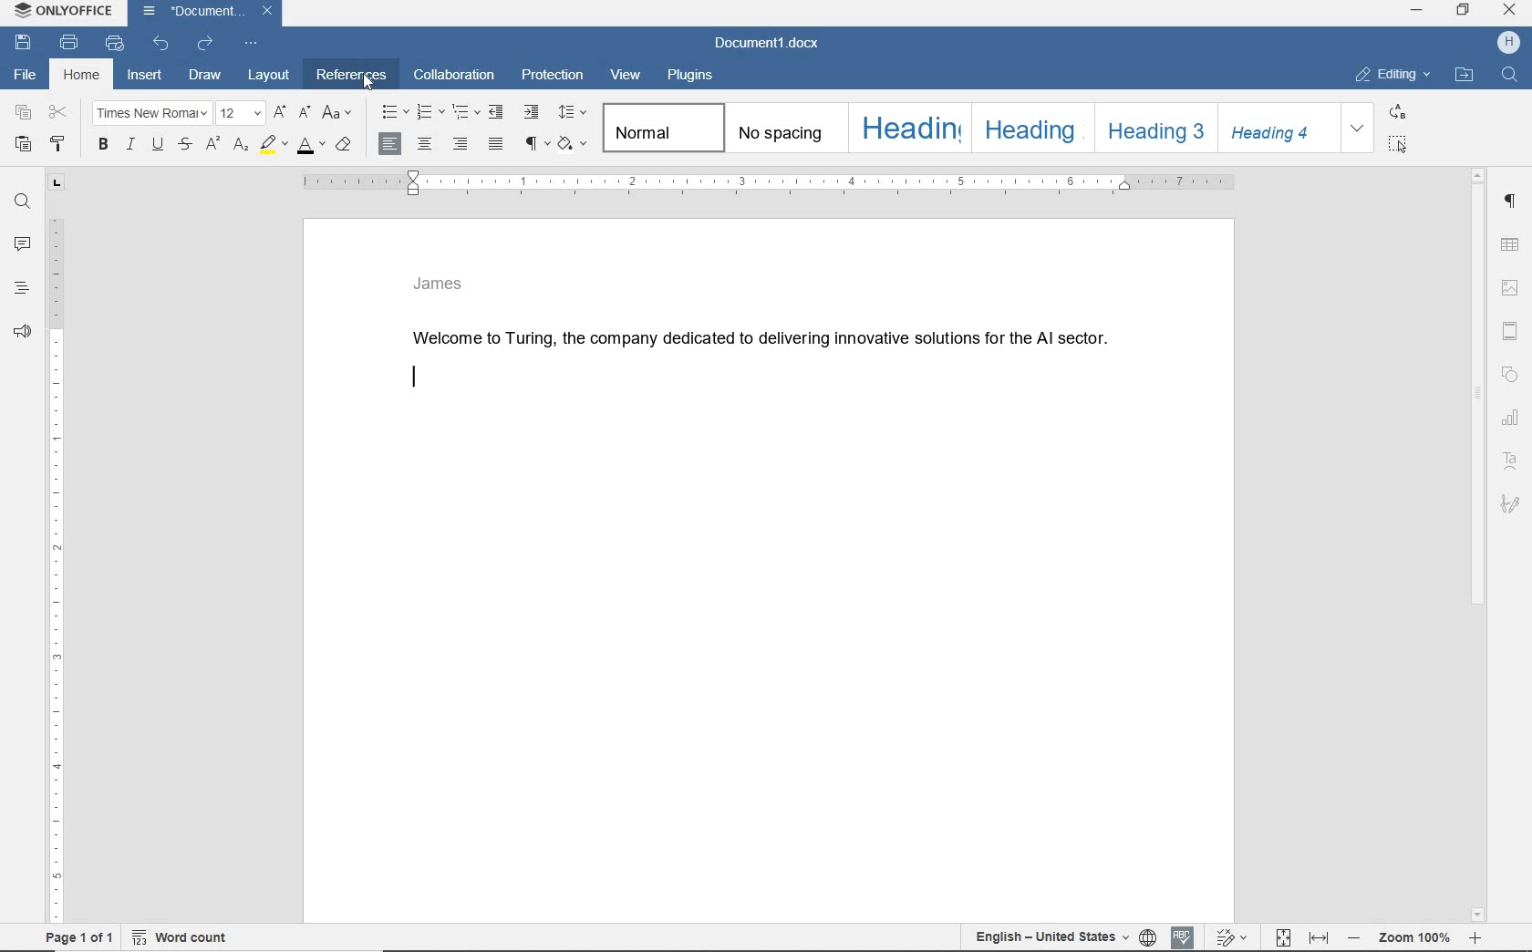 This screenshot has height=952, width=1532. Describe the element at coordinates (429, 144) in the screenshot. I see `align center` at that location.